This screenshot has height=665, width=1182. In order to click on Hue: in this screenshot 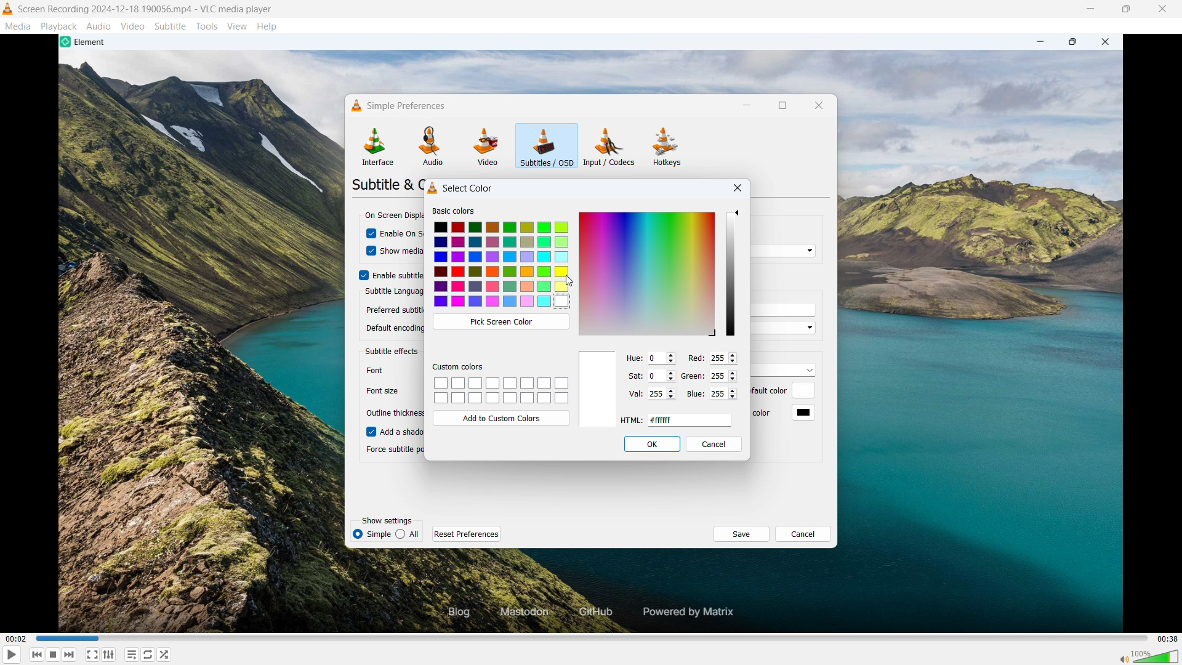, I will do `click(632, 358)`.